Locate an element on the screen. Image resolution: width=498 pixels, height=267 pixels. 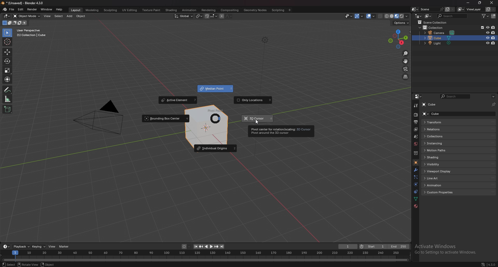
snapping is located at coordinates (211, 16).